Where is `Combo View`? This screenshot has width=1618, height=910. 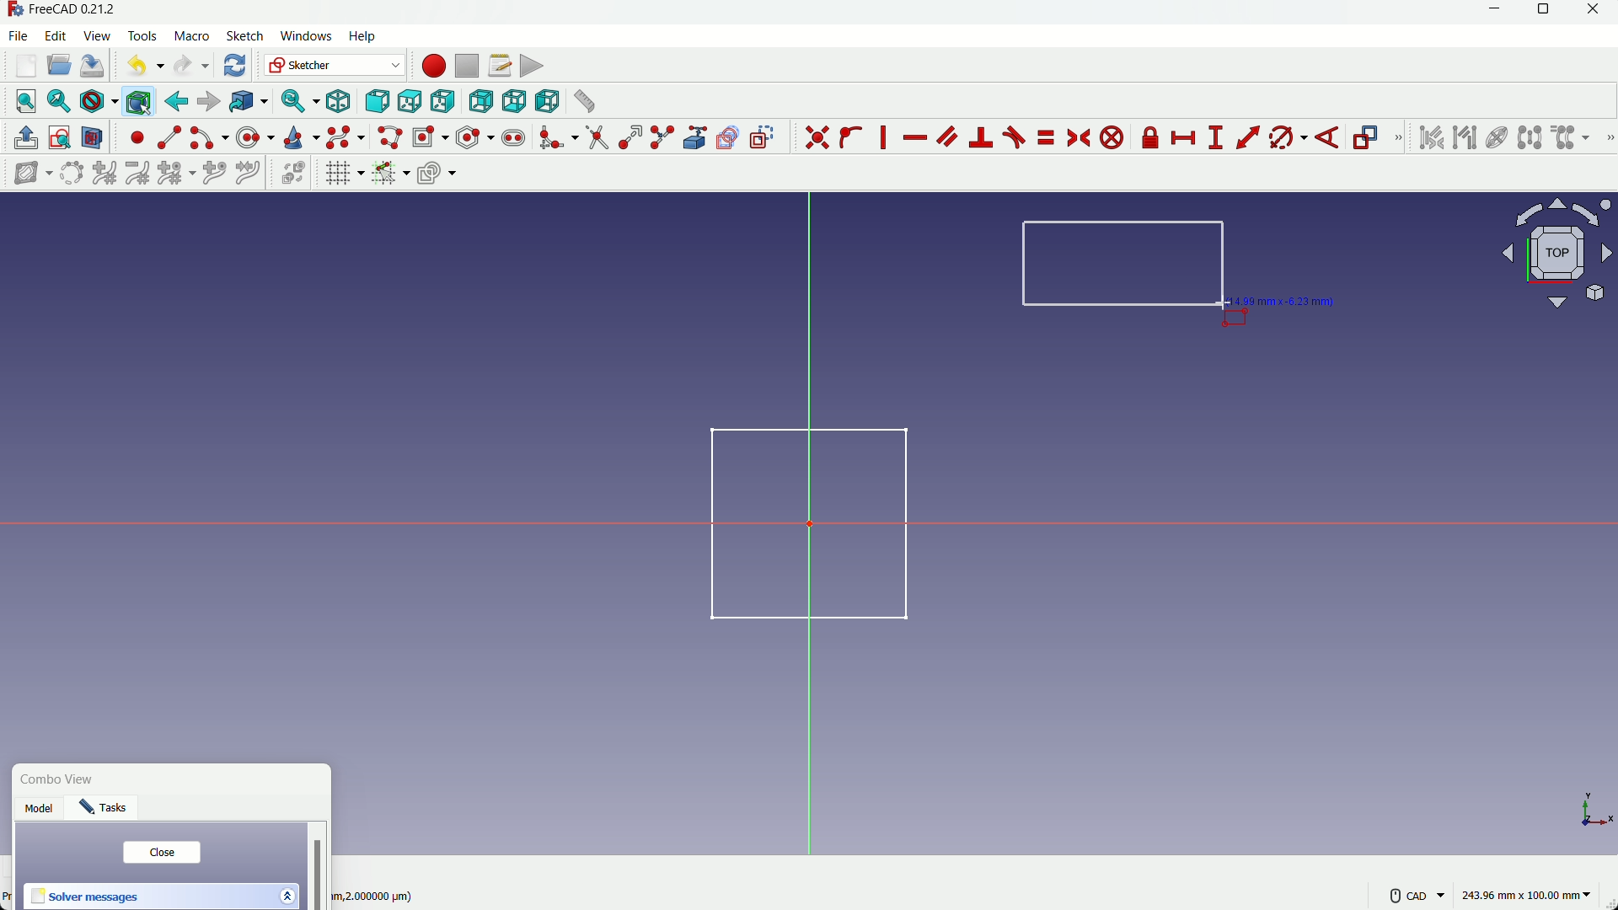
Combo View is located at coordinates (62, 780).